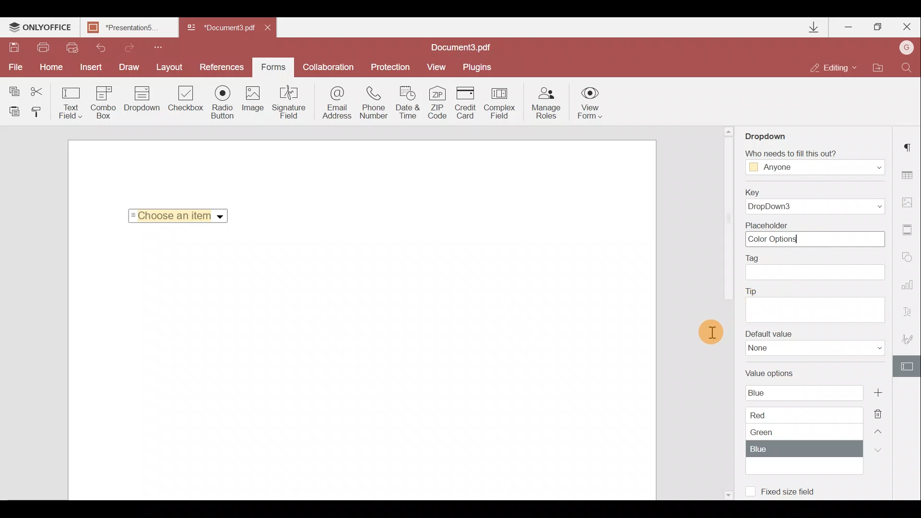 Image resolution: width=921 pixels, height=518 pixels. Describe the element at coordinates (729, 131) in the screenshot. I see `Scroll up` at that location.